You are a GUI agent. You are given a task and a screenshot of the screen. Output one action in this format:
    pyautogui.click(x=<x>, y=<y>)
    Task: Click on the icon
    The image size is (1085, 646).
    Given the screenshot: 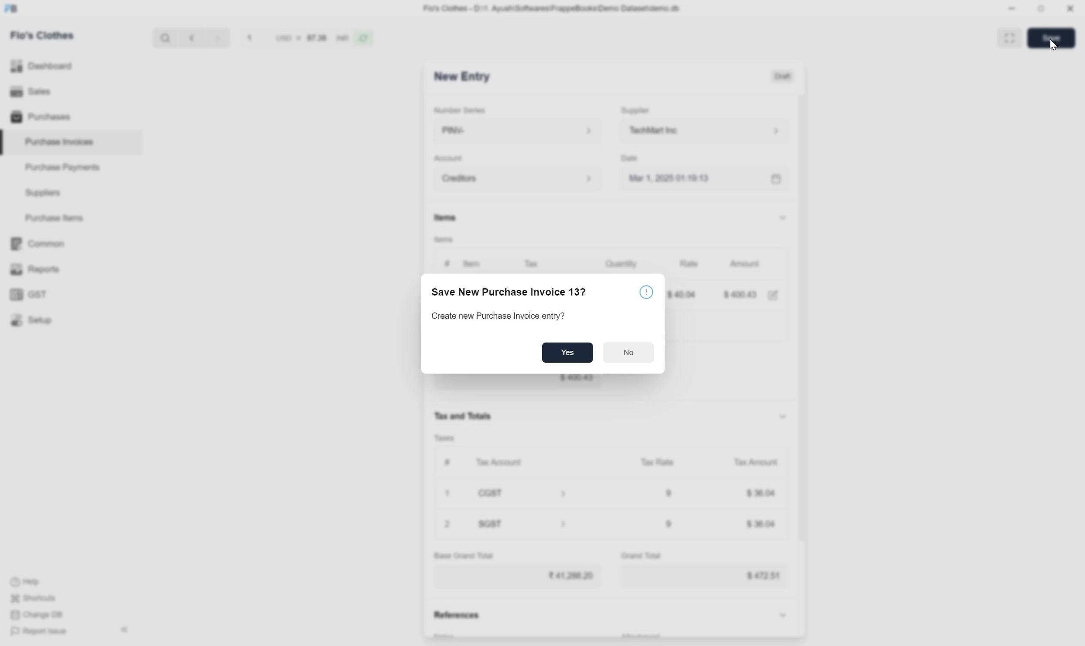 What is the action you would take?
    pyautogui.click(x=646, y=292)
    